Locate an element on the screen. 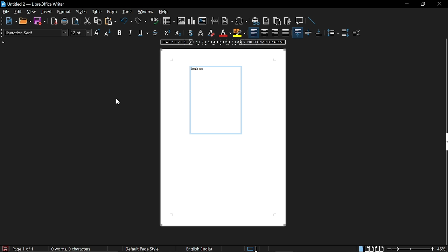 This screenshot has width=448, height=252. Paragraph style 2 is located at coordinates (357, 33).